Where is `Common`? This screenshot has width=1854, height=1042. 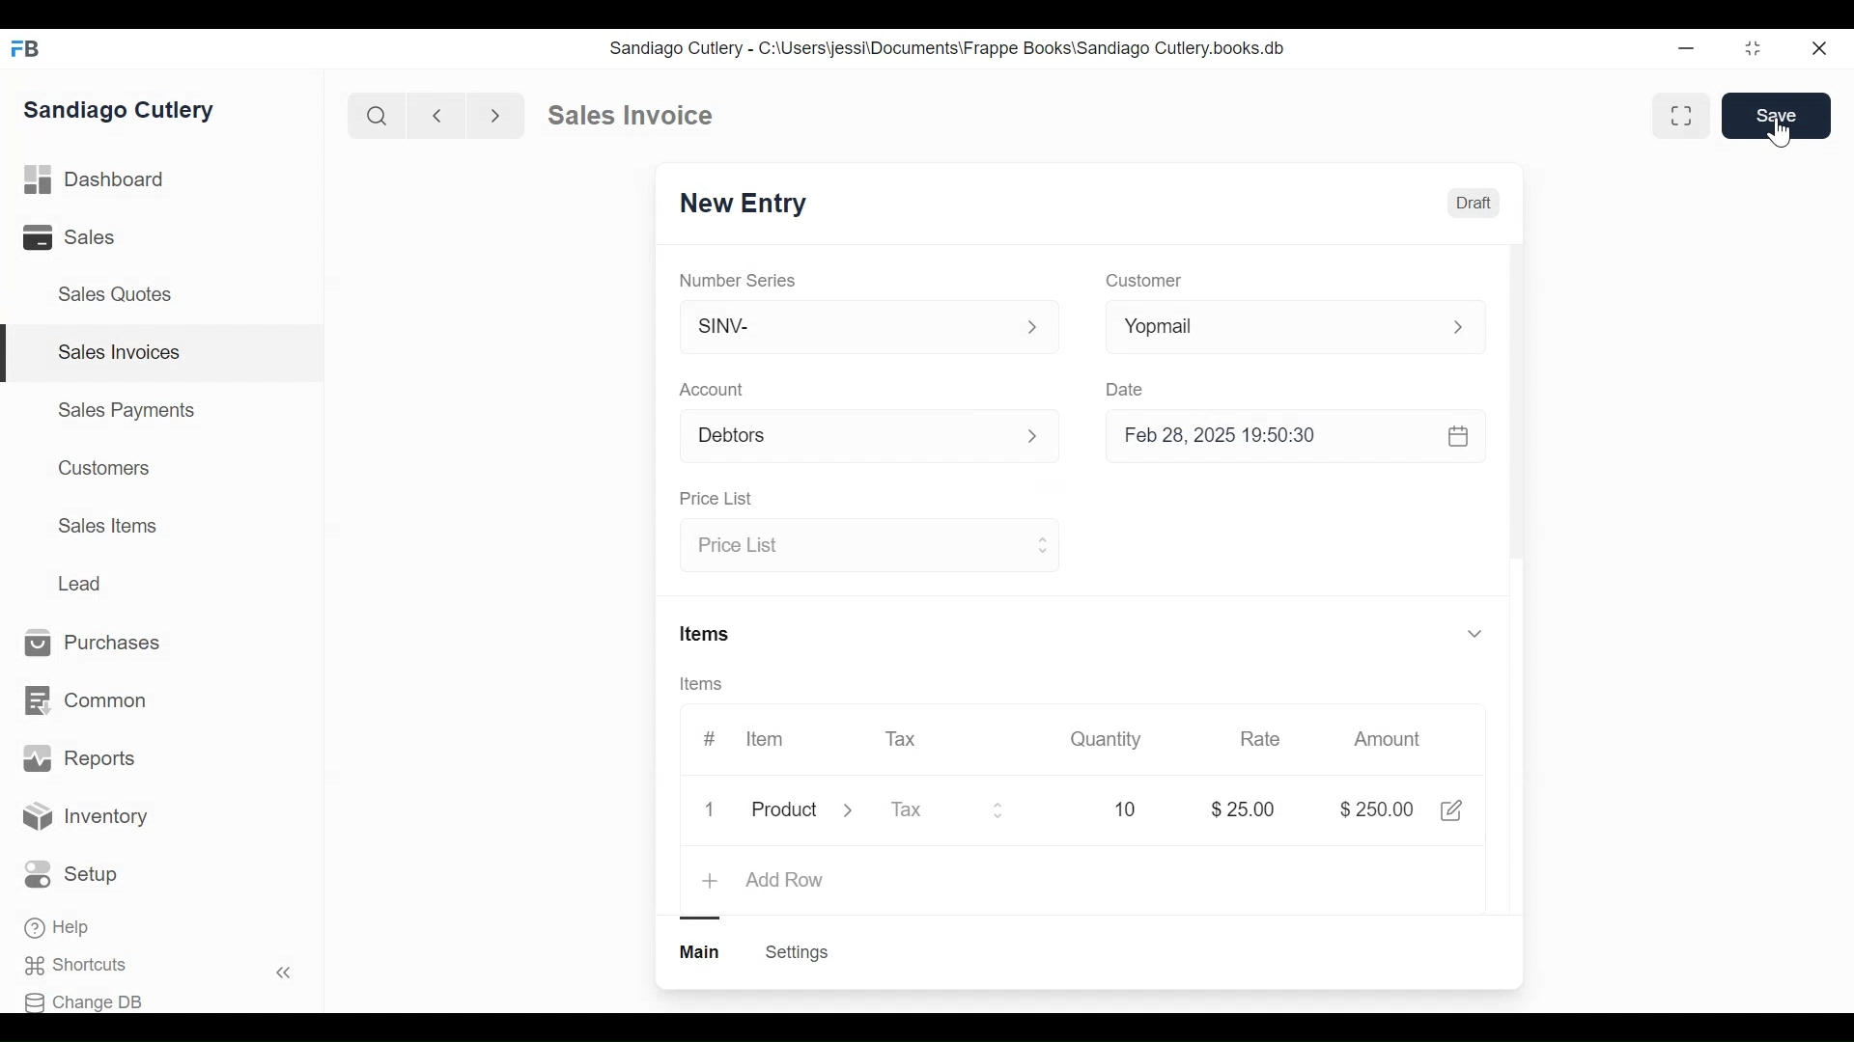 Common is located at coordinates (89, 701).